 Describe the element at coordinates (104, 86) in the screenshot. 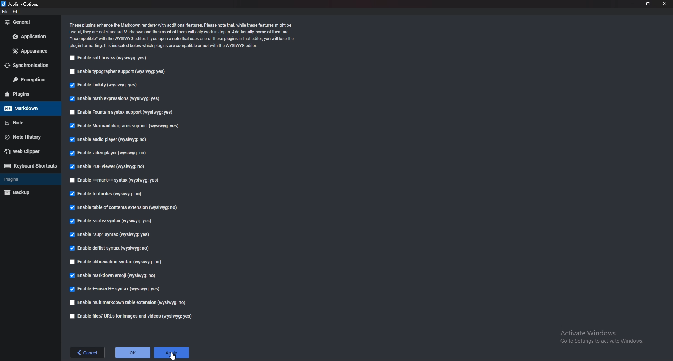

I see `Enable linkify` at that location.